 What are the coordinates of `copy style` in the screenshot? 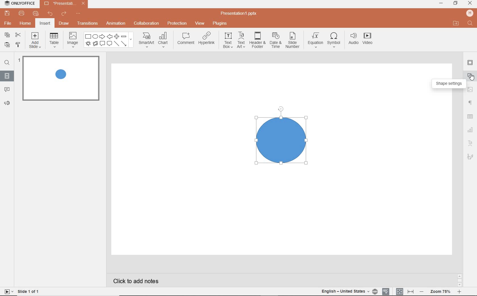 It's located at (18, 45).